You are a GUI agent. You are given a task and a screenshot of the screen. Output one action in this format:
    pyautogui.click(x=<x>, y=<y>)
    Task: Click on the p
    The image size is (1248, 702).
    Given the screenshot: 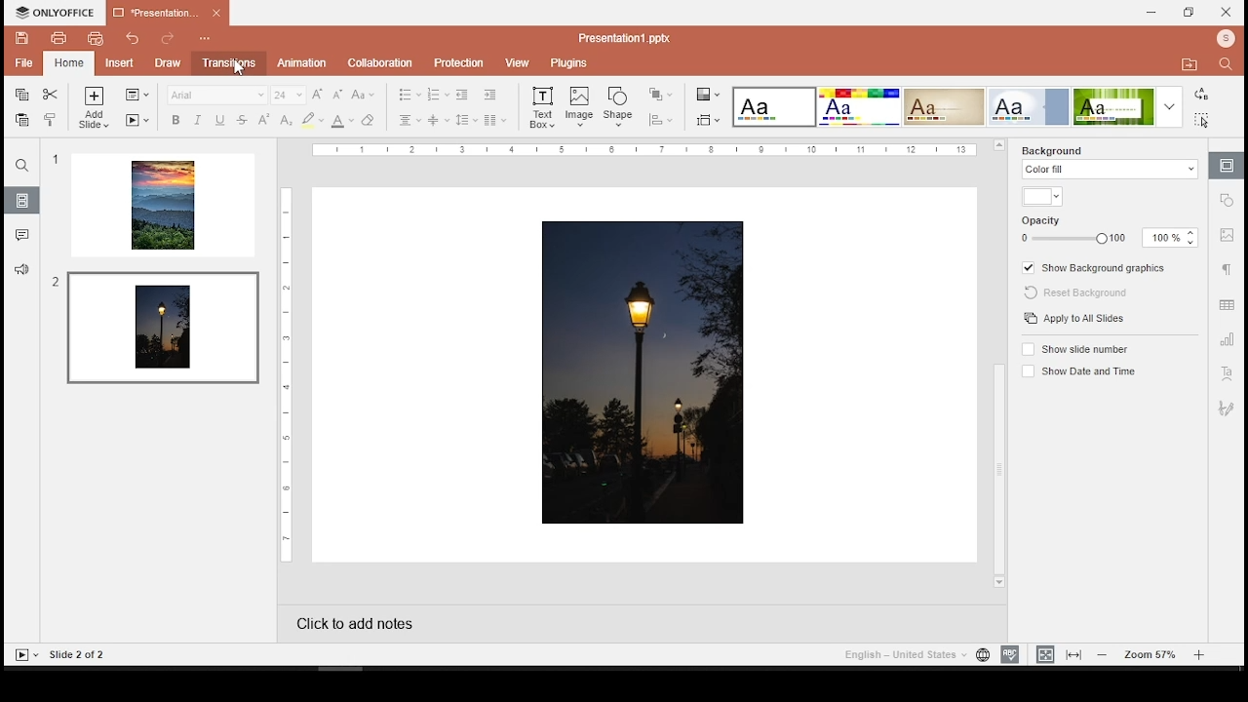 What is the action you would take?
    pyautogui.click(x=456, y=60)
    